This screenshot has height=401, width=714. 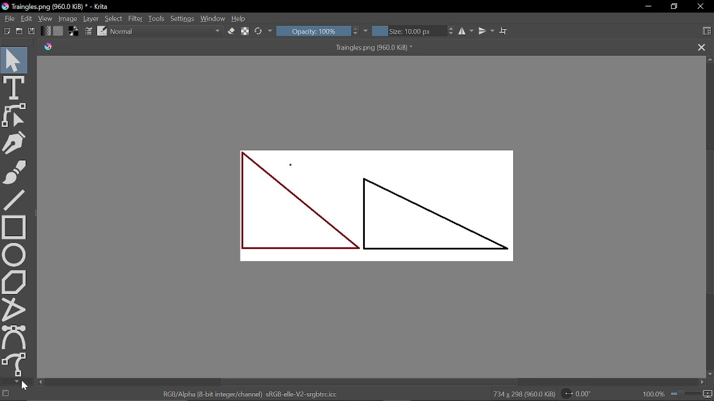 I want to click on Line tool, so click(x=16, y=199).